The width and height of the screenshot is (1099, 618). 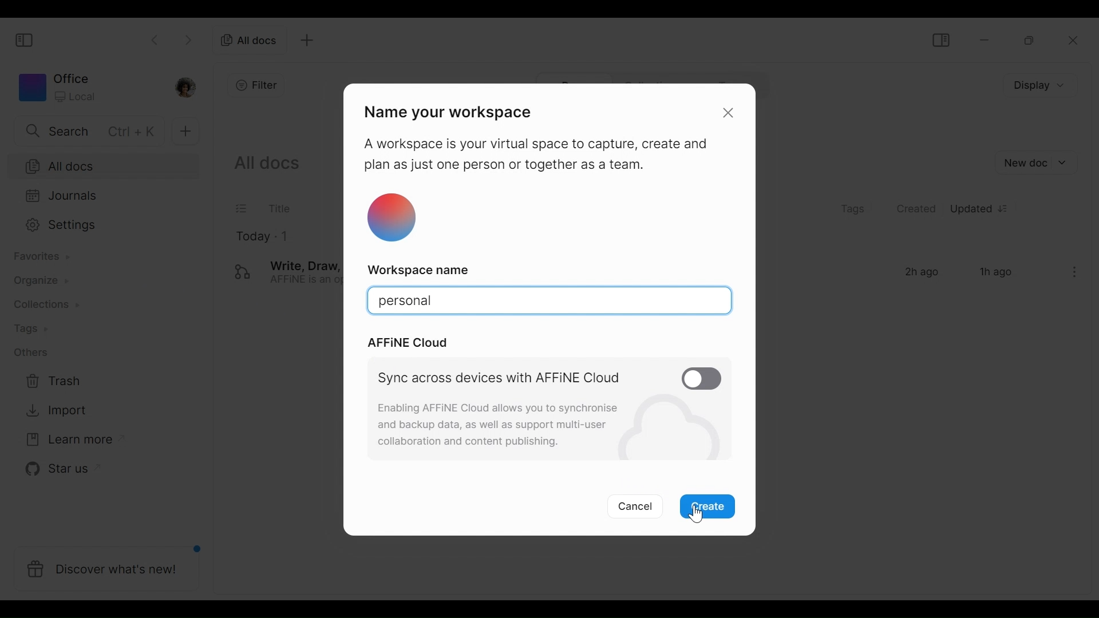 What do you see at coordinates (102, 165) in the screenshot?
I see `All documents` at bounding box center [102, 165].